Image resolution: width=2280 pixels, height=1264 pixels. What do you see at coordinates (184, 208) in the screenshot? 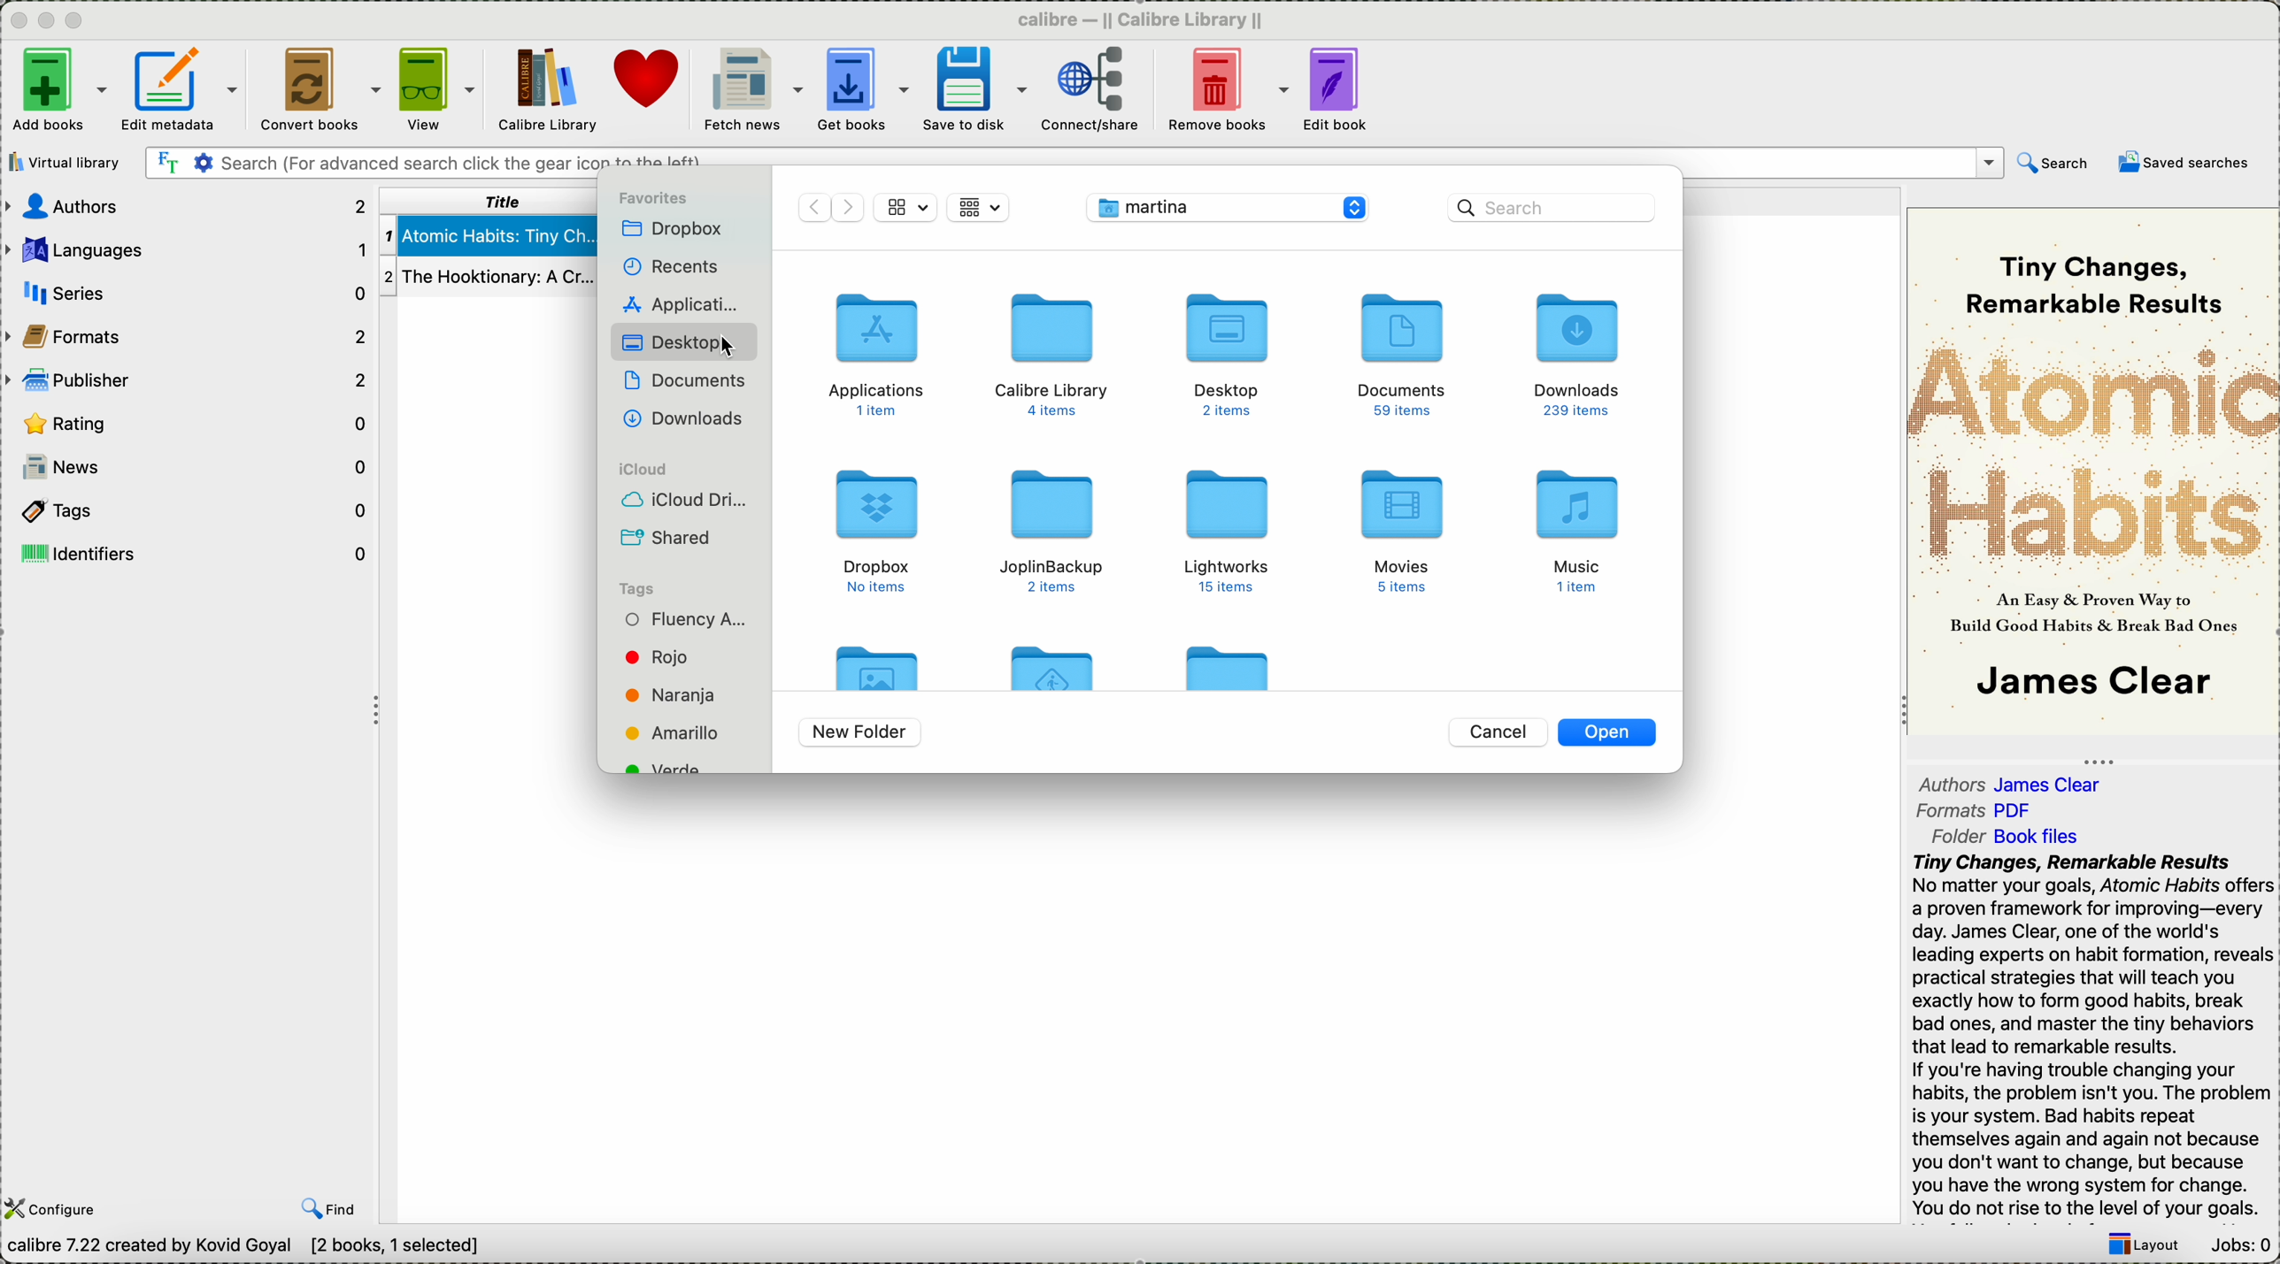
I see `authors` at bounding box center [184, 208].